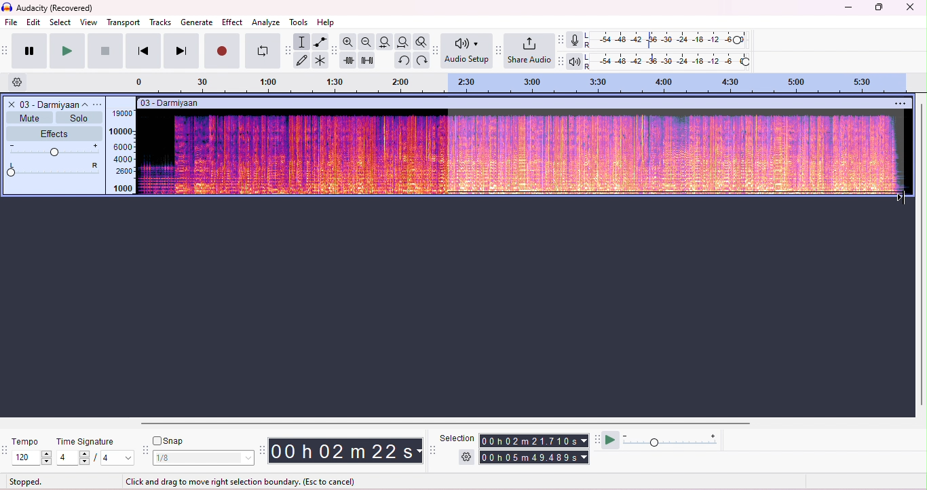 The height and width of the screenshot is (490, 927). Describe the element at coordinates (349, 42) in the screenshot. I see `zoom in` at that location.